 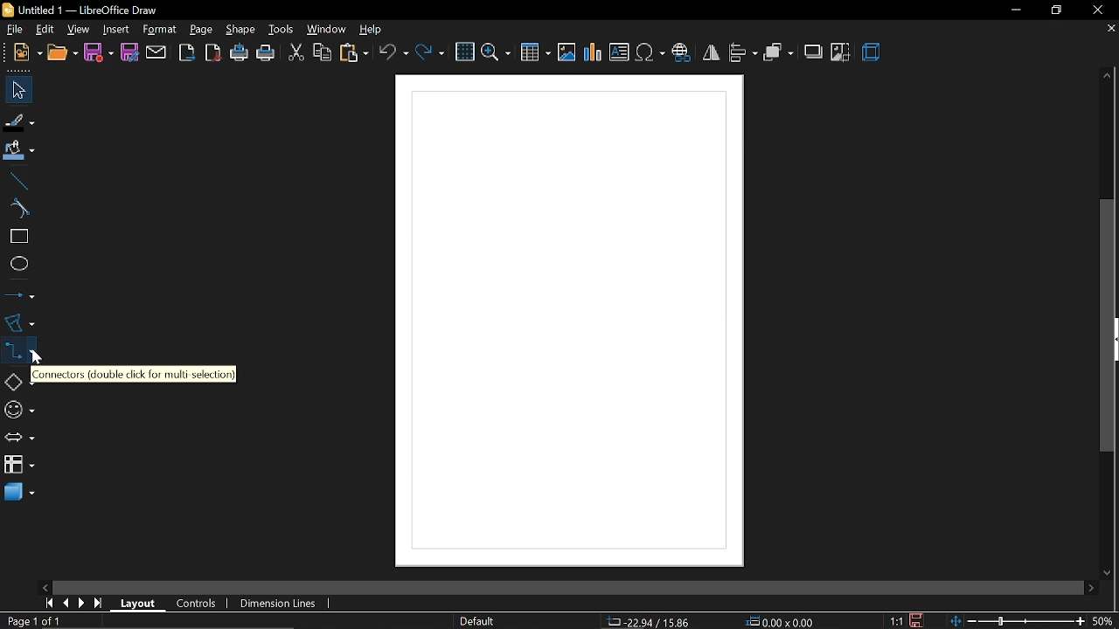 What do you see at coordinates (240, 54) in the screenshot?
I see `print directly` at bounding box center [240, 54].